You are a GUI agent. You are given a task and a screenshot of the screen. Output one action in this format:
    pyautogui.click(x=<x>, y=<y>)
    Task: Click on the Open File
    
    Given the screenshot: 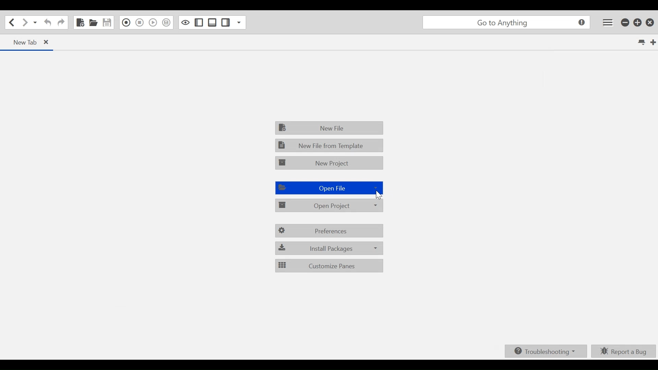 What is the action you would take?
    pyautogui.click(x=328, y=188)
    